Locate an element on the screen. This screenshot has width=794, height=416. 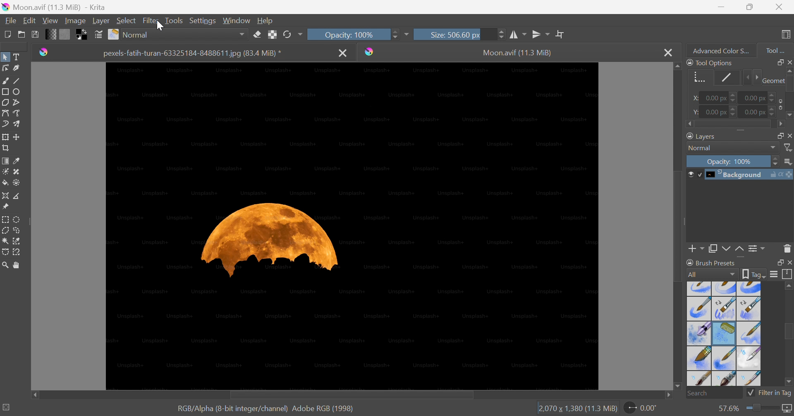
Freehand brush tool is located at coordinates (6, 80).